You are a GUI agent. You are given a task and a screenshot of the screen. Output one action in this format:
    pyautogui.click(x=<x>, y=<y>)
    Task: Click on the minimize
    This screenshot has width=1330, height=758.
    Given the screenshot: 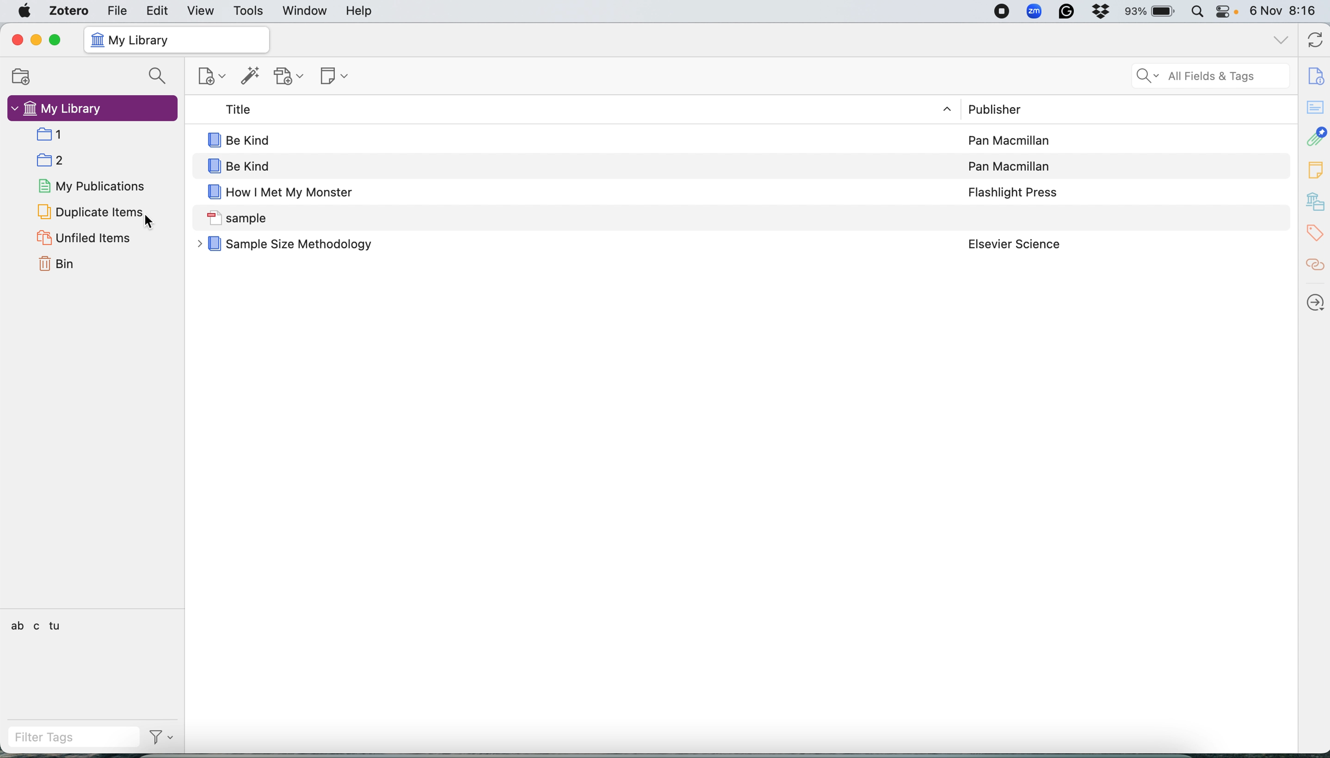 What is the action you would take?
    pyautogui.click(x=36, y=39)
    